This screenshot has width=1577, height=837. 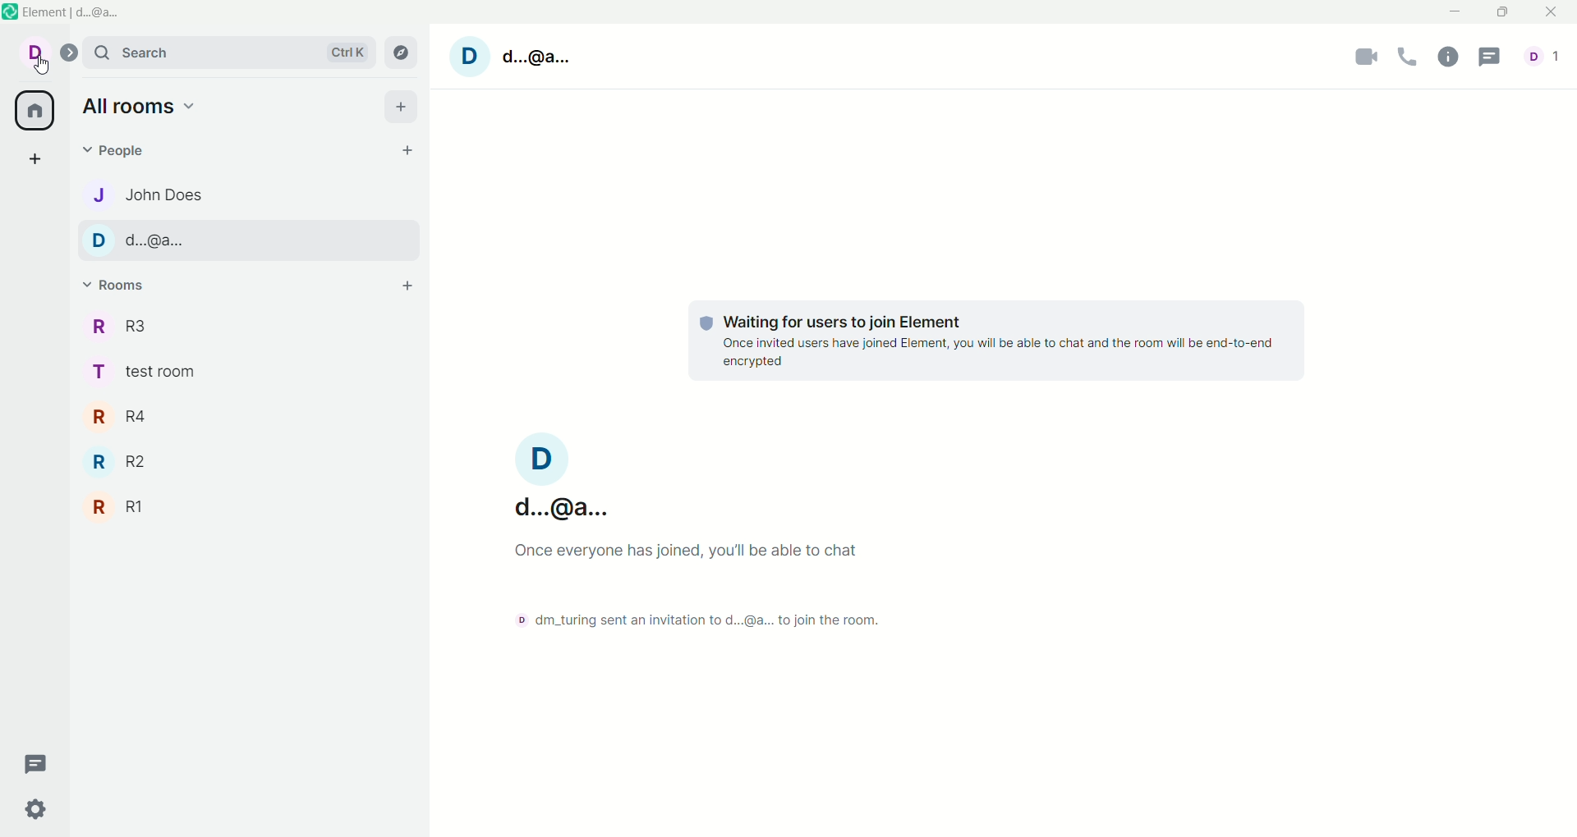 What do you see at coordinates (127, 464) in the screenshot?
I see `R2` at bounding box center [127, 464].